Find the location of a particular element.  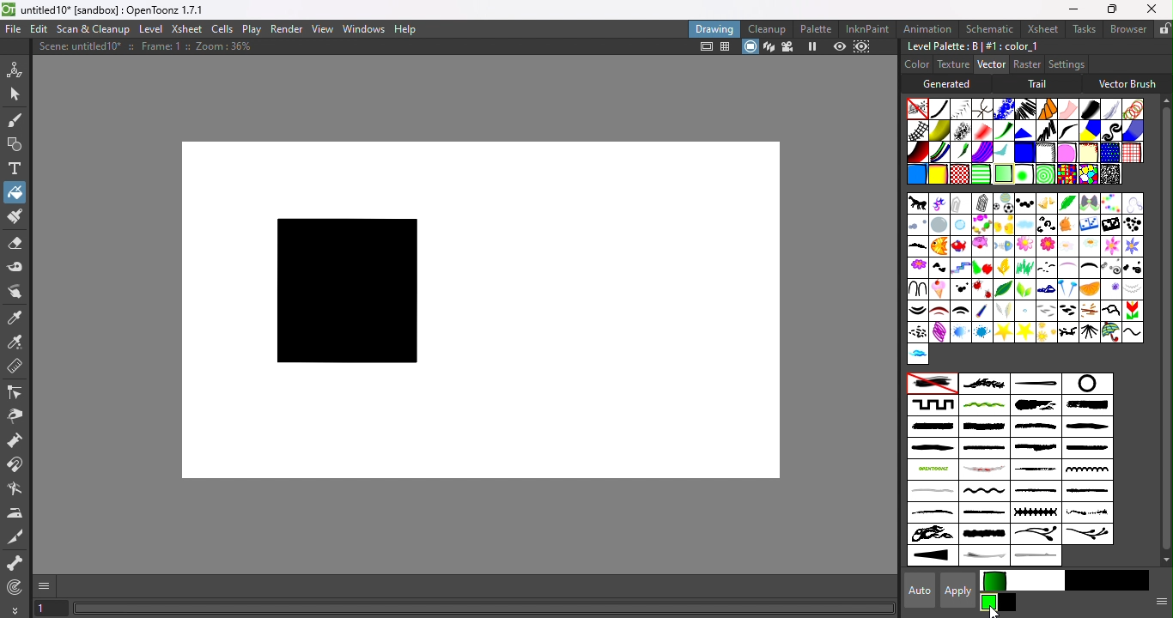

Level Palette is located at coordinates (972, 46).